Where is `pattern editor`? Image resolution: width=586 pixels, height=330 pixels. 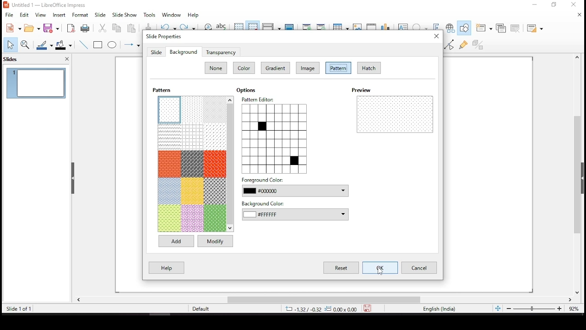
pattern editor is located at coordinates (277, 135).